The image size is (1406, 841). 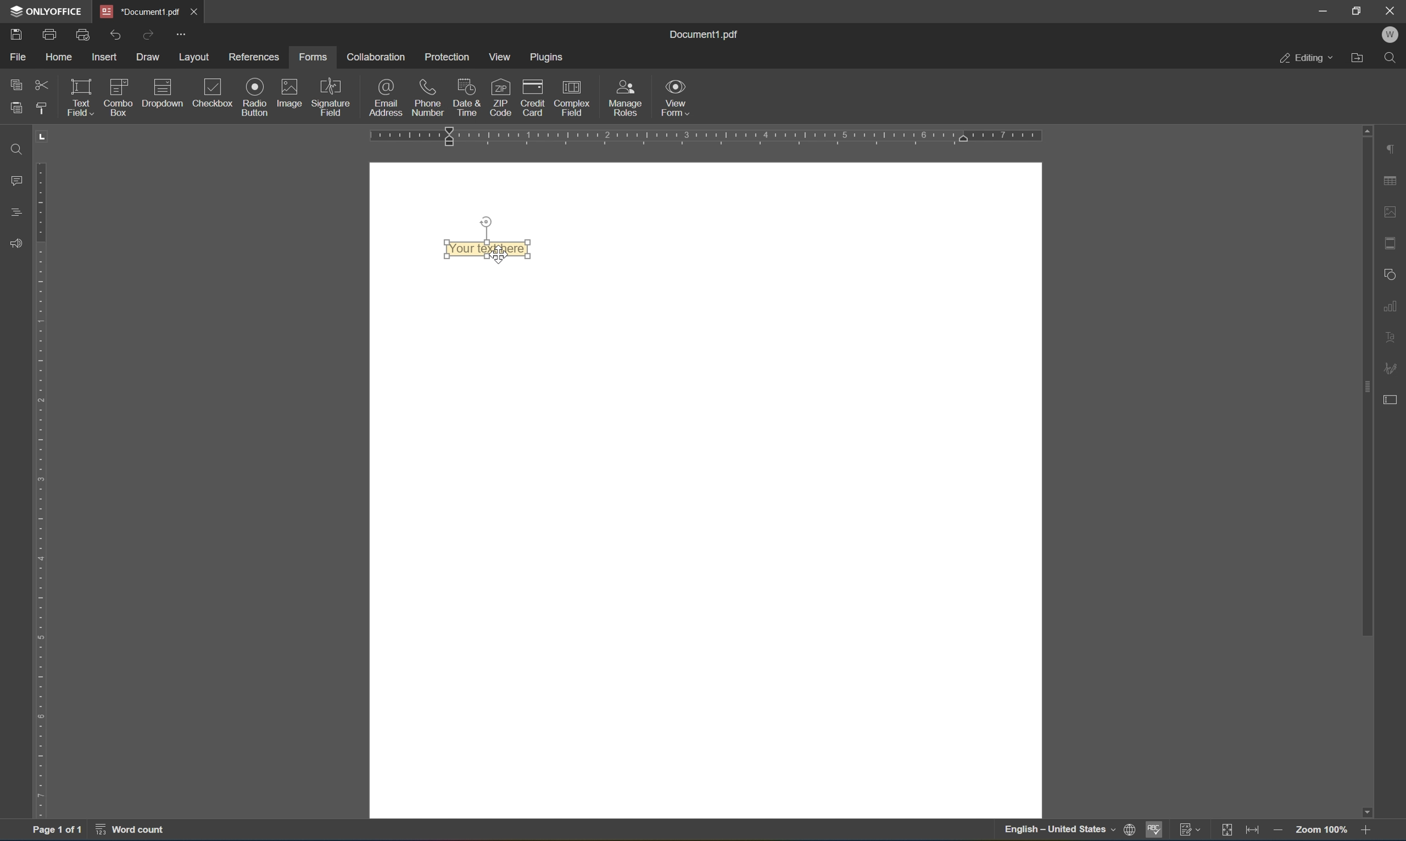 I want to click on signature field, so click(x=332, y=97).